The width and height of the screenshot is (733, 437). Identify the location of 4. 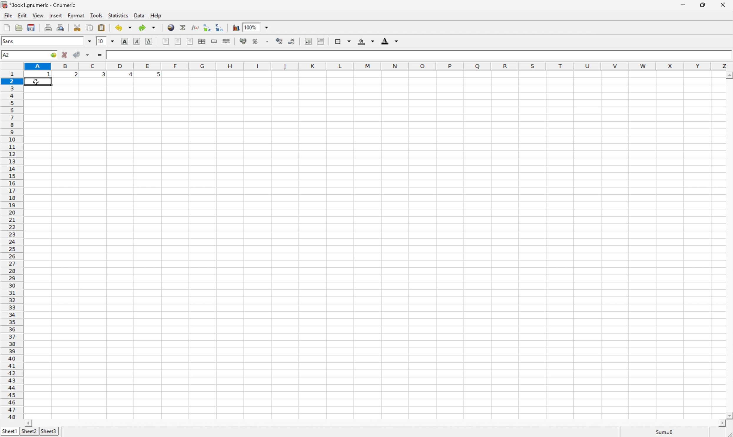
(128, 75).